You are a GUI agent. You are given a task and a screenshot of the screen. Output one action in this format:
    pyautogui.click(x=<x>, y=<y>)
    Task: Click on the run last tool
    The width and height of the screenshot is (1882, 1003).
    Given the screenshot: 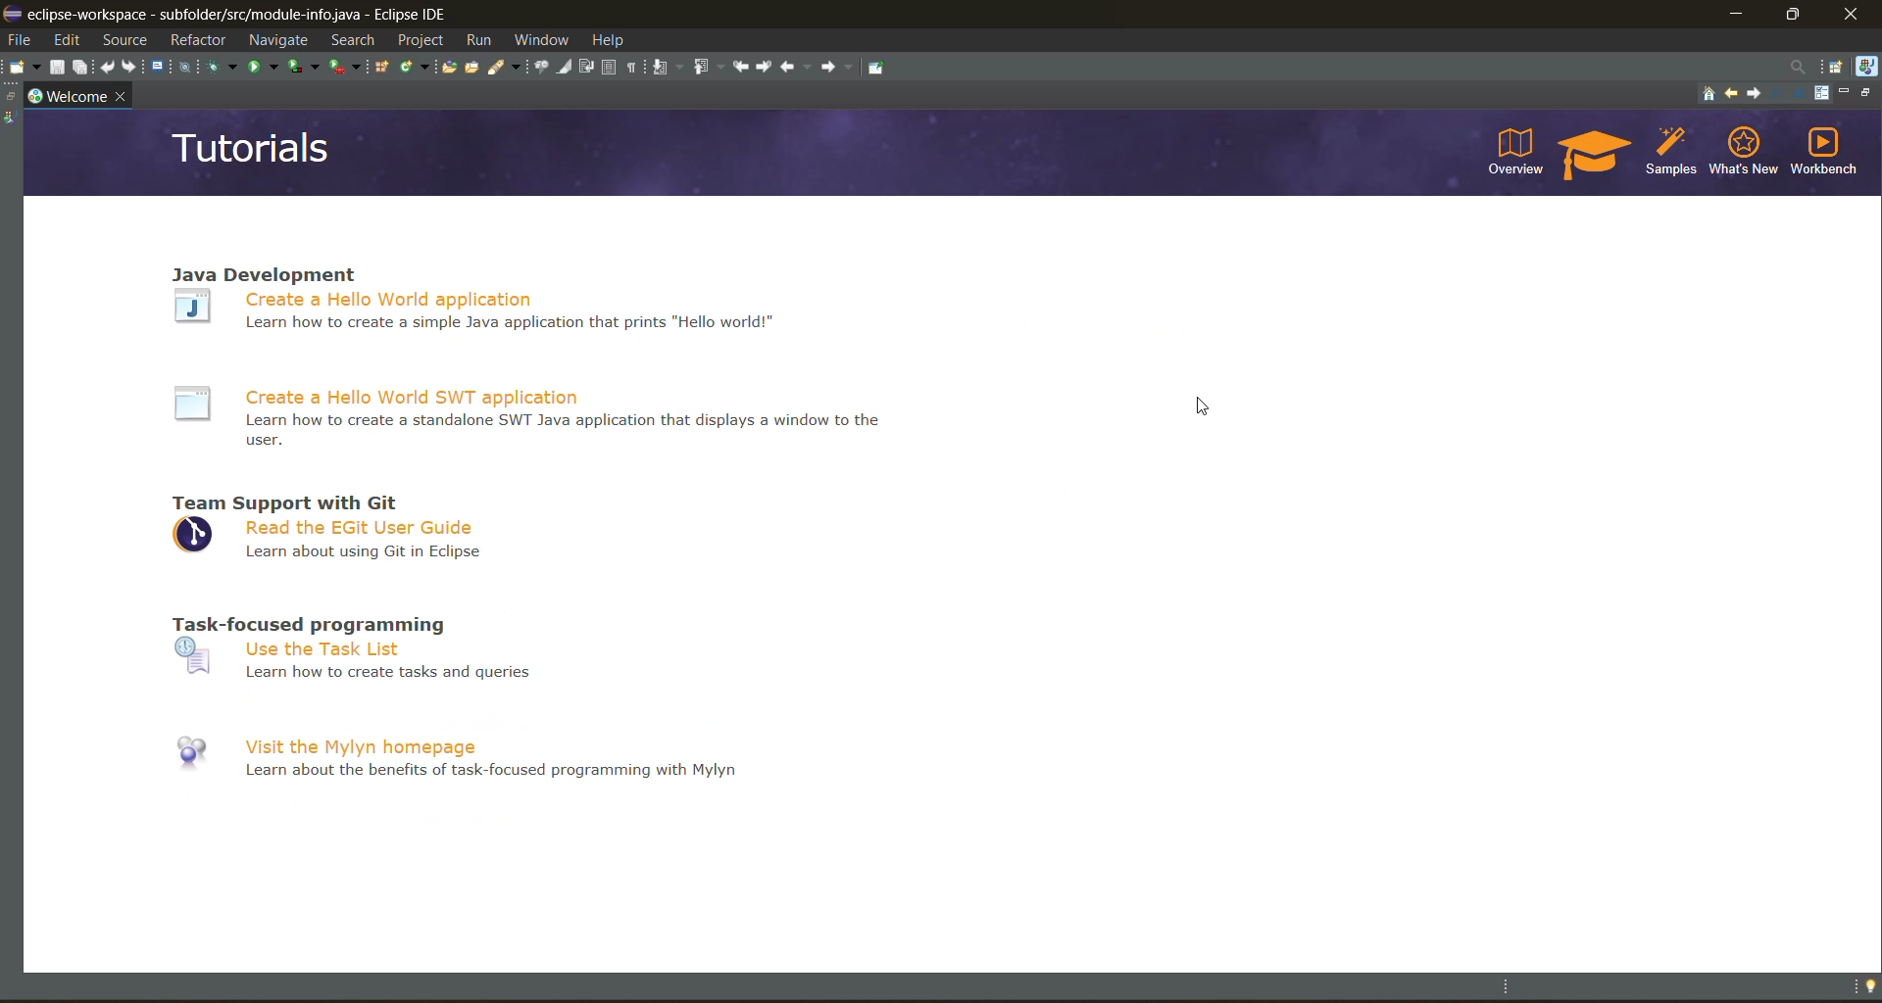 What is the action you would take?
    pyautogui.click(x=348, y=68)
    